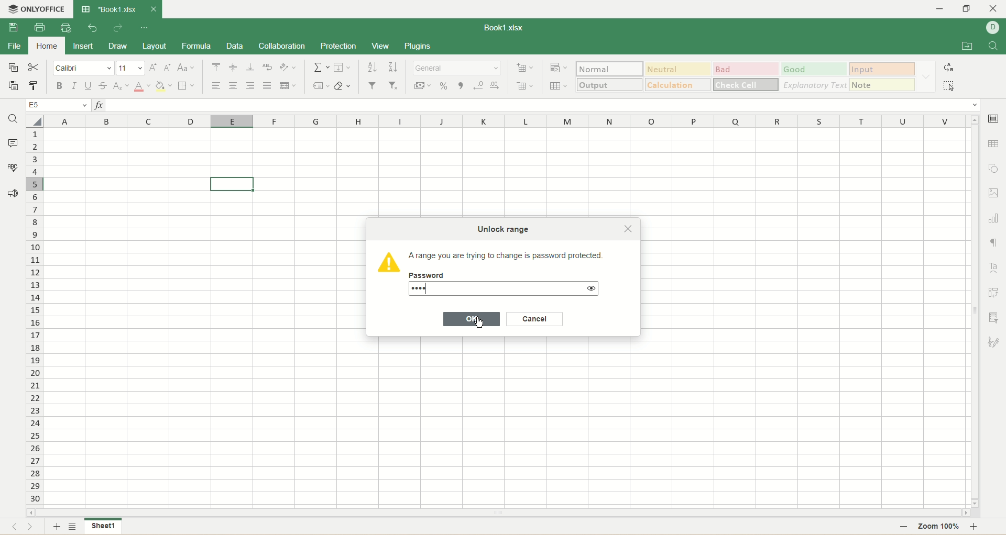 Image resolution: width=1006 pixels, height=535 pixels. I want to click on username, so click(993, 29).